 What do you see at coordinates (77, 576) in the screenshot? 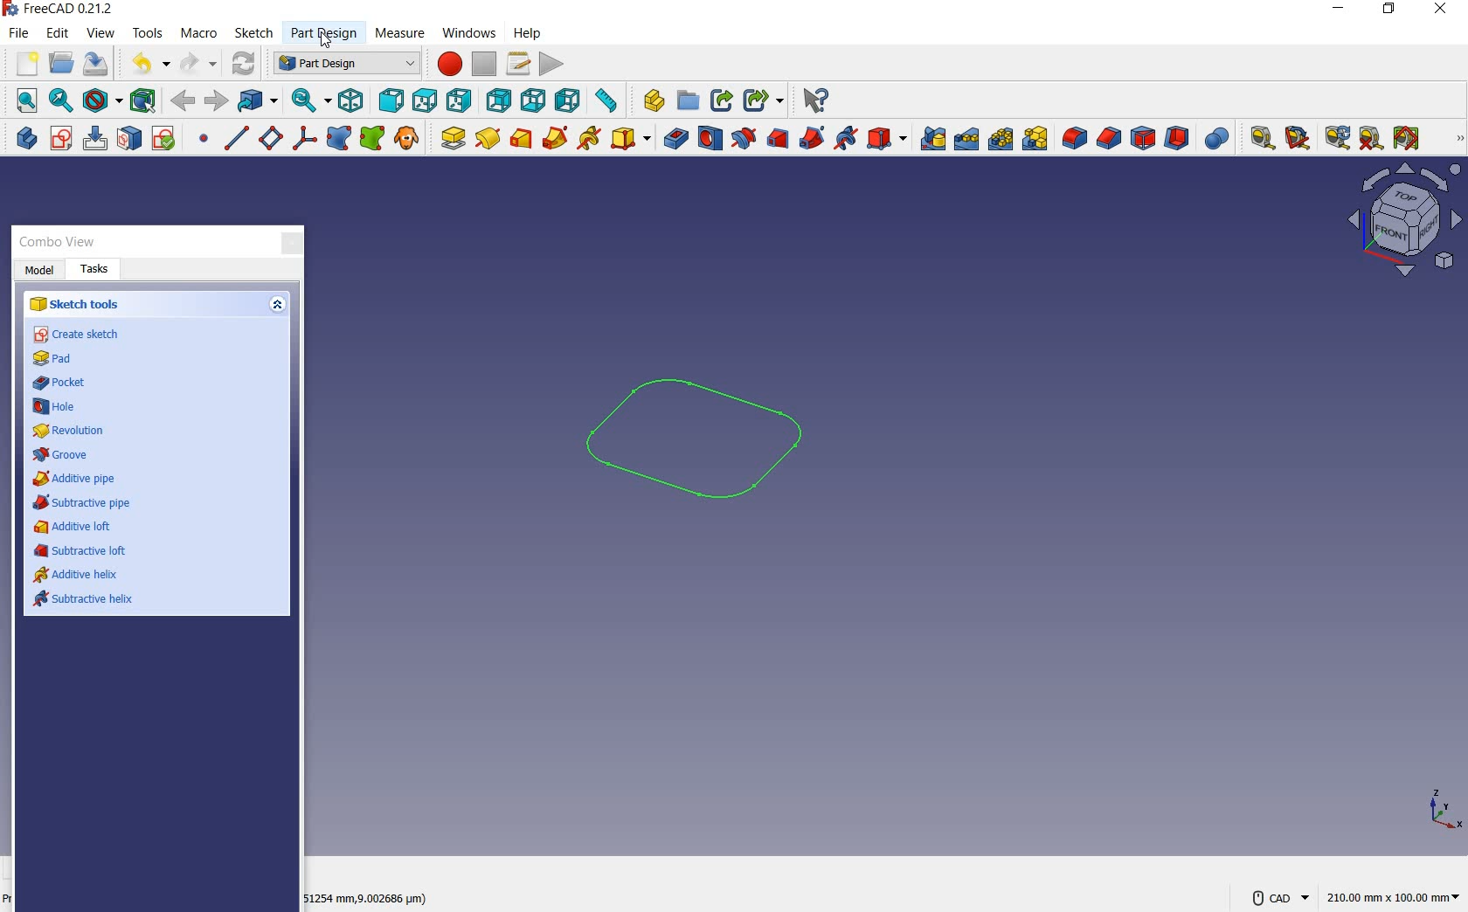
I see `additive helix` at bounding box center [77, 576].